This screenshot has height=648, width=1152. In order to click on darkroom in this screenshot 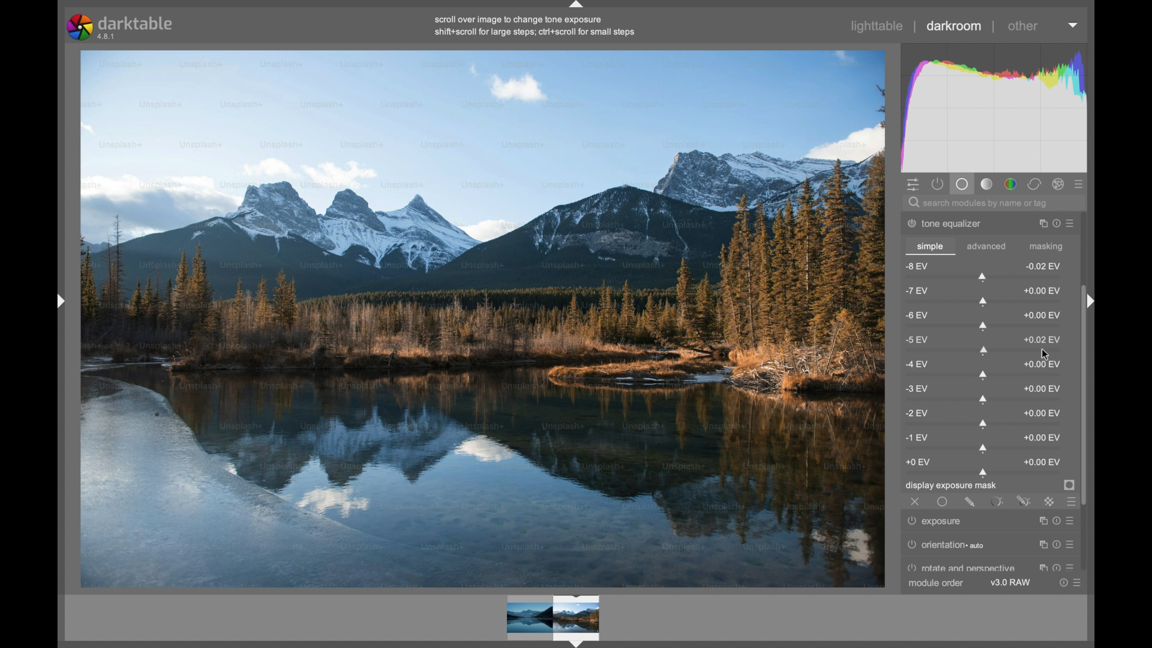, I will do `click(954, 26)`.